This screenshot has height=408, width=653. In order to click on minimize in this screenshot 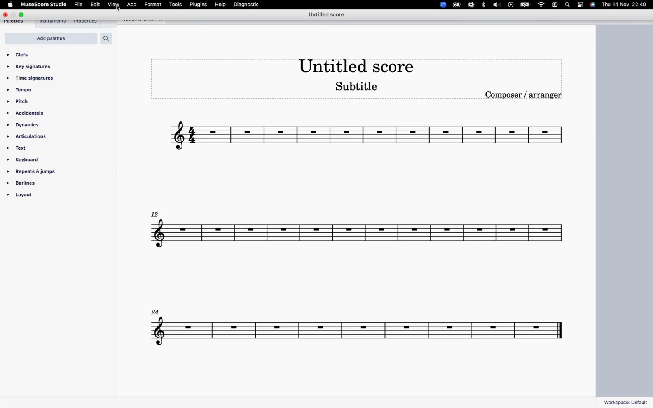, I will do `click(14, 14)`.